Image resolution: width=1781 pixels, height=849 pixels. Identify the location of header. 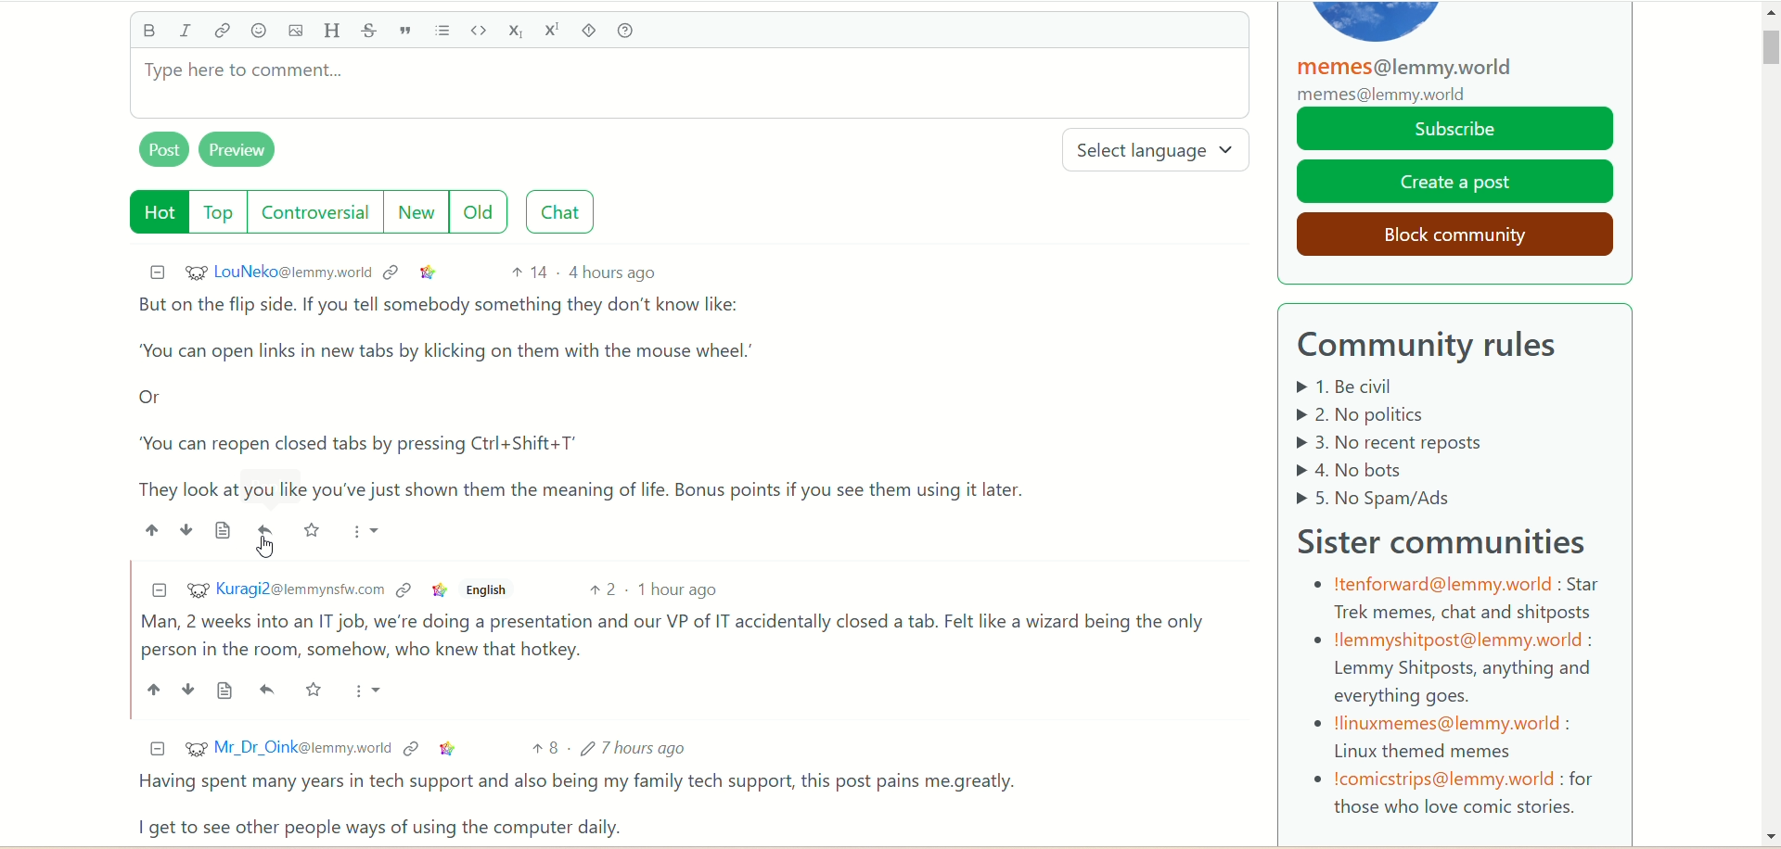
(332, 31).